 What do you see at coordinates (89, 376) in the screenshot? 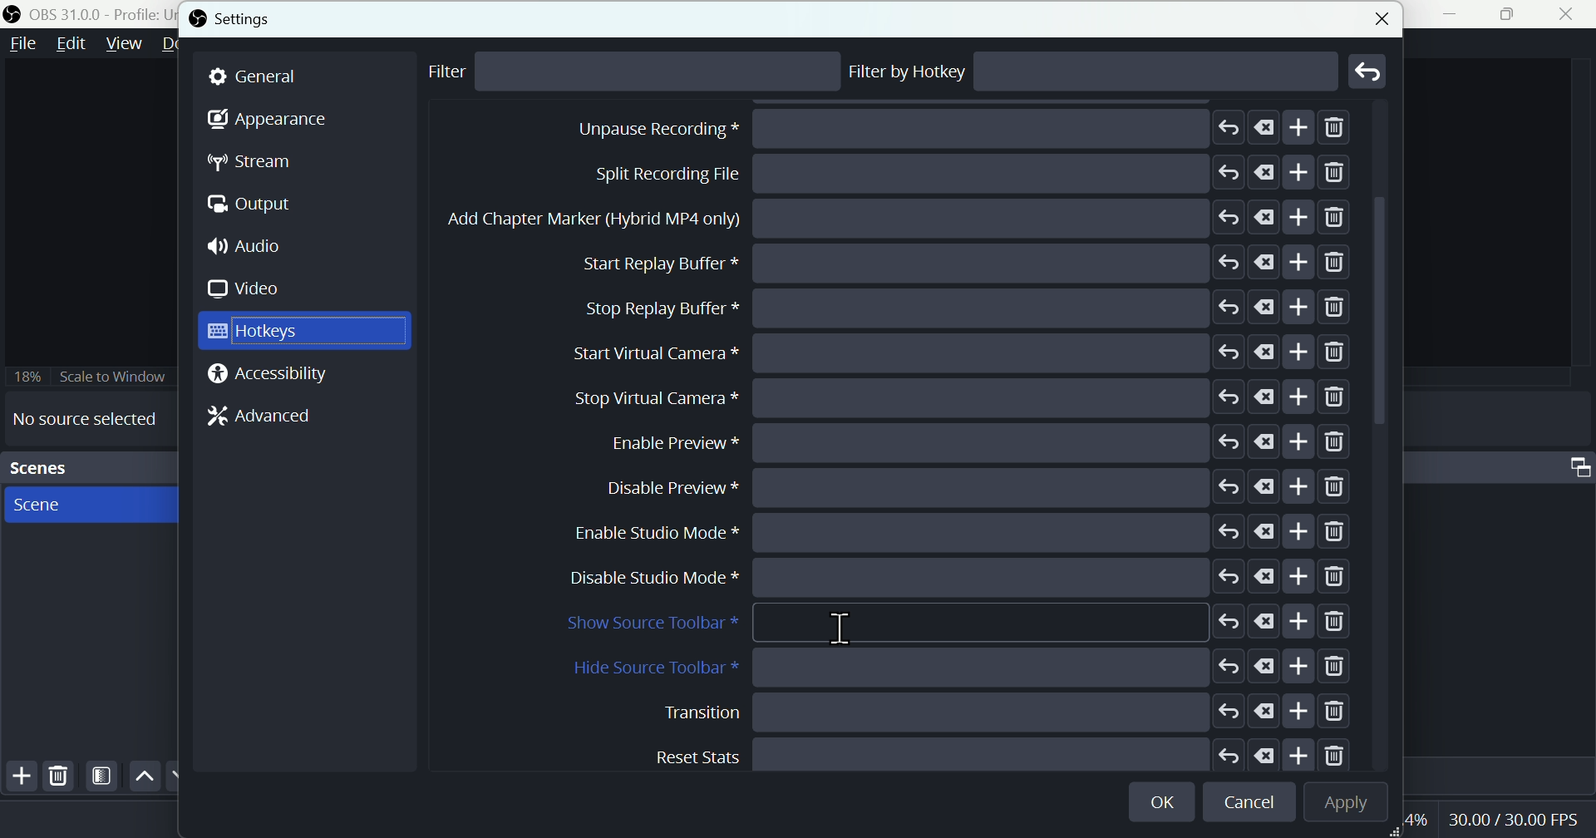
I see `Scale to window` at bounding box center [89, 376].